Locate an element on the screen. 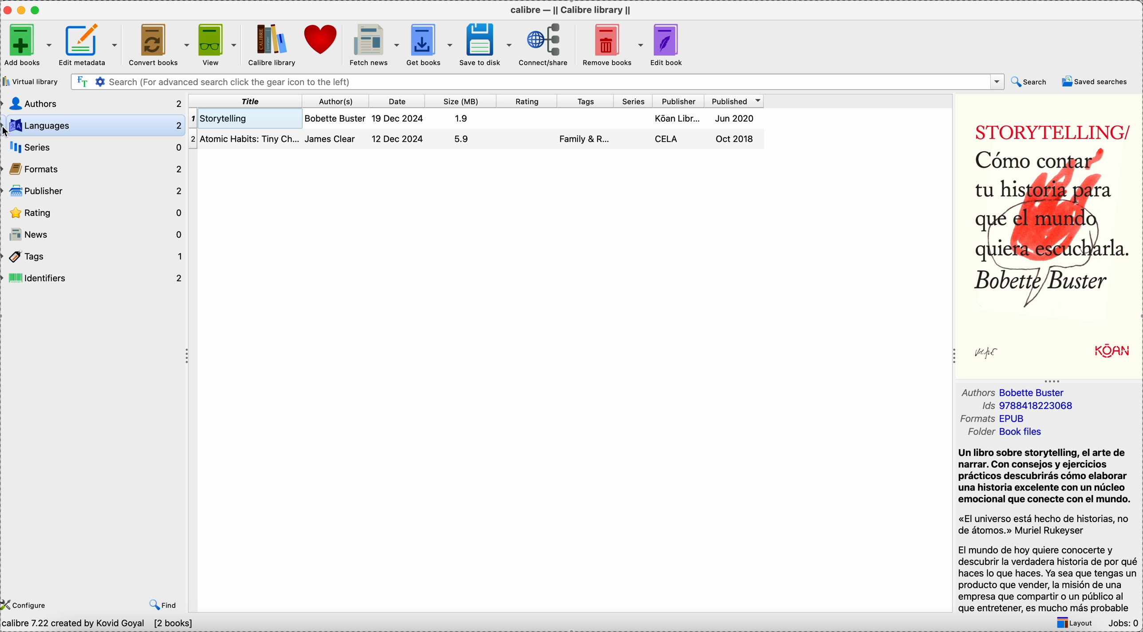  rating is located at coordinates (526, 102).